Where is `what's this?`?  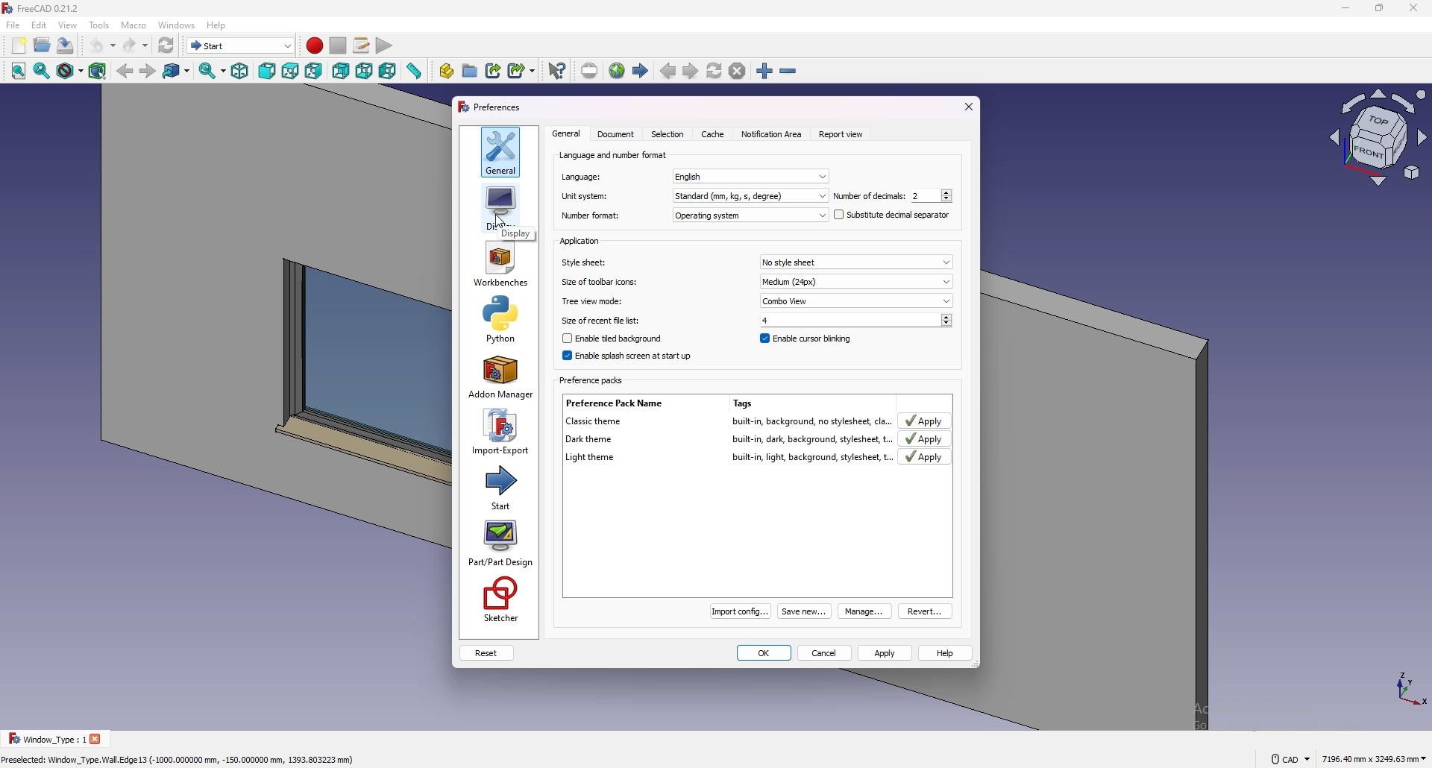 what's this? is located at coordinates (557, 70).